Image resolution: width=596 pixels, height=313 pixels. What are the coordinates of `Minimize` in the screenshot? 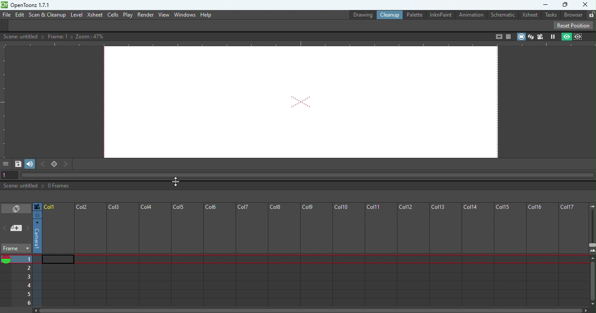 It's located at (543, 5).